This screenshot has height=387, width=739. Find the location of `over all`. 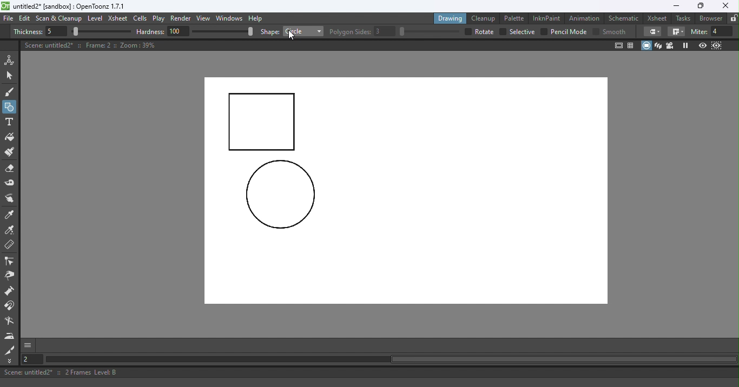

over all is located at coordinates (485, 31).